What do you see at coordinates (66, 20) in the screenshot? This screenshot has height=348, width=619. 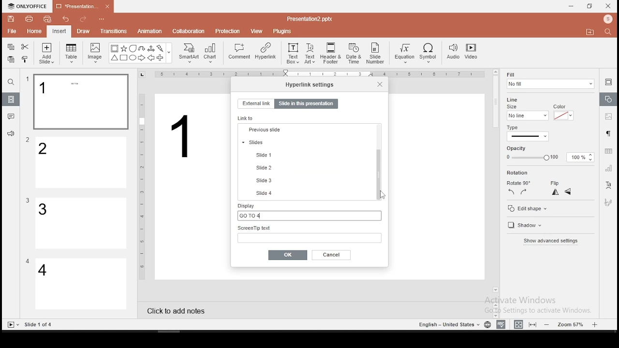 I see `undo` at bounding box center [66, 20].